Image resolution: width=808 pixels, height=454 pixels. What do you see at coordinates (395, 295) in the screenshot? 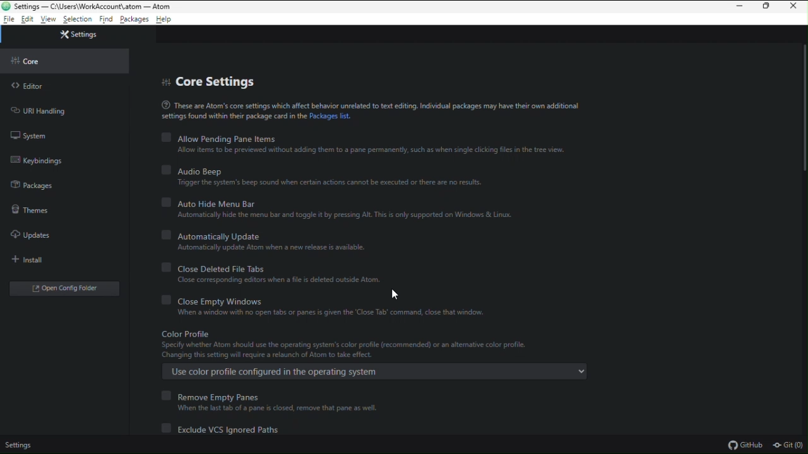
I see `cursor` at bounding box center [395, 295].